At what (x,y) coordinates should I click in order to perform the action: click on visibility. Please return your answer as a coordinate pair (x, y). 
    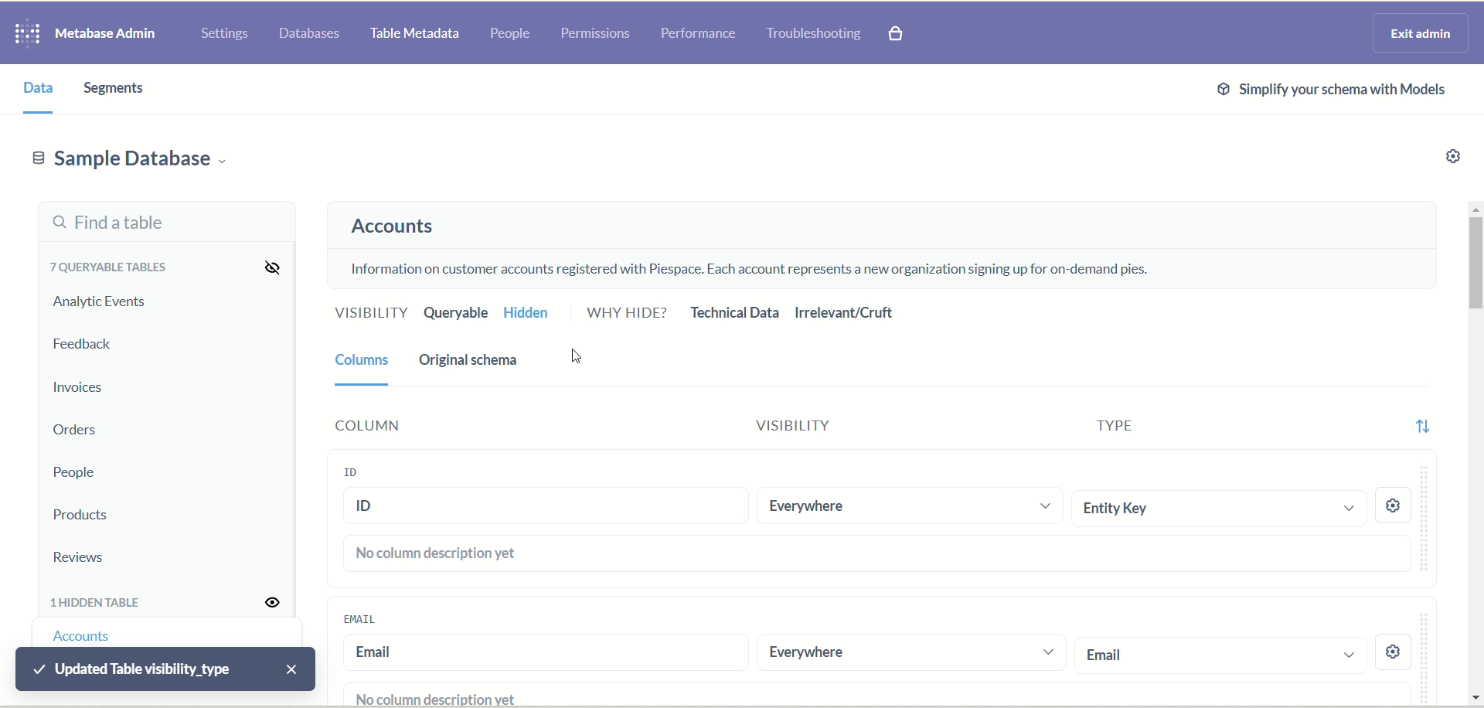
    Looking at the image, I should click on (369, 312).